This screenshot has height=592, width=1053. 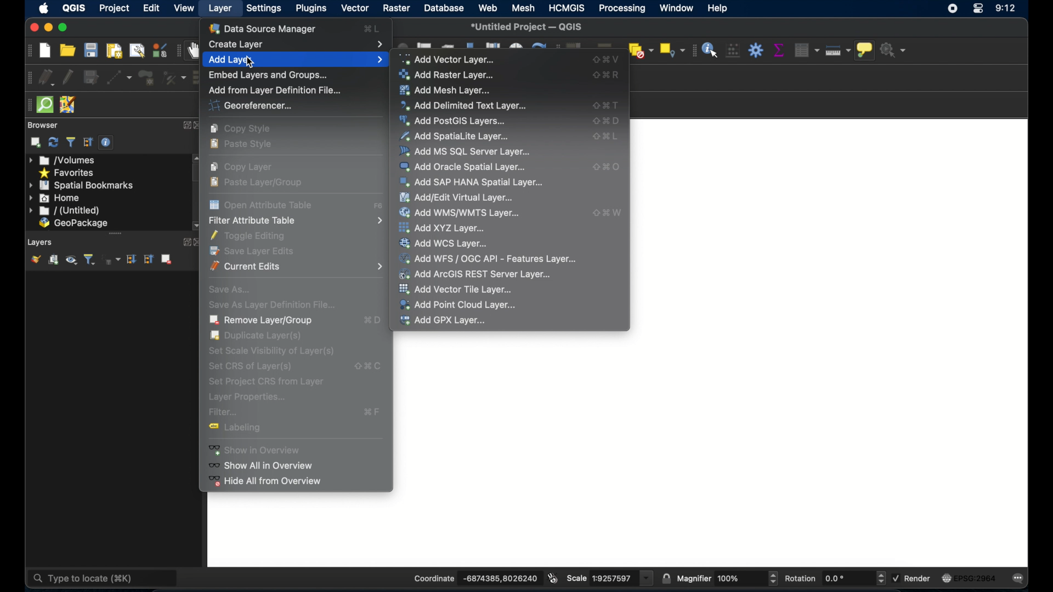 I want to click on enable/disable properties widget, so click(x=108, y=144).